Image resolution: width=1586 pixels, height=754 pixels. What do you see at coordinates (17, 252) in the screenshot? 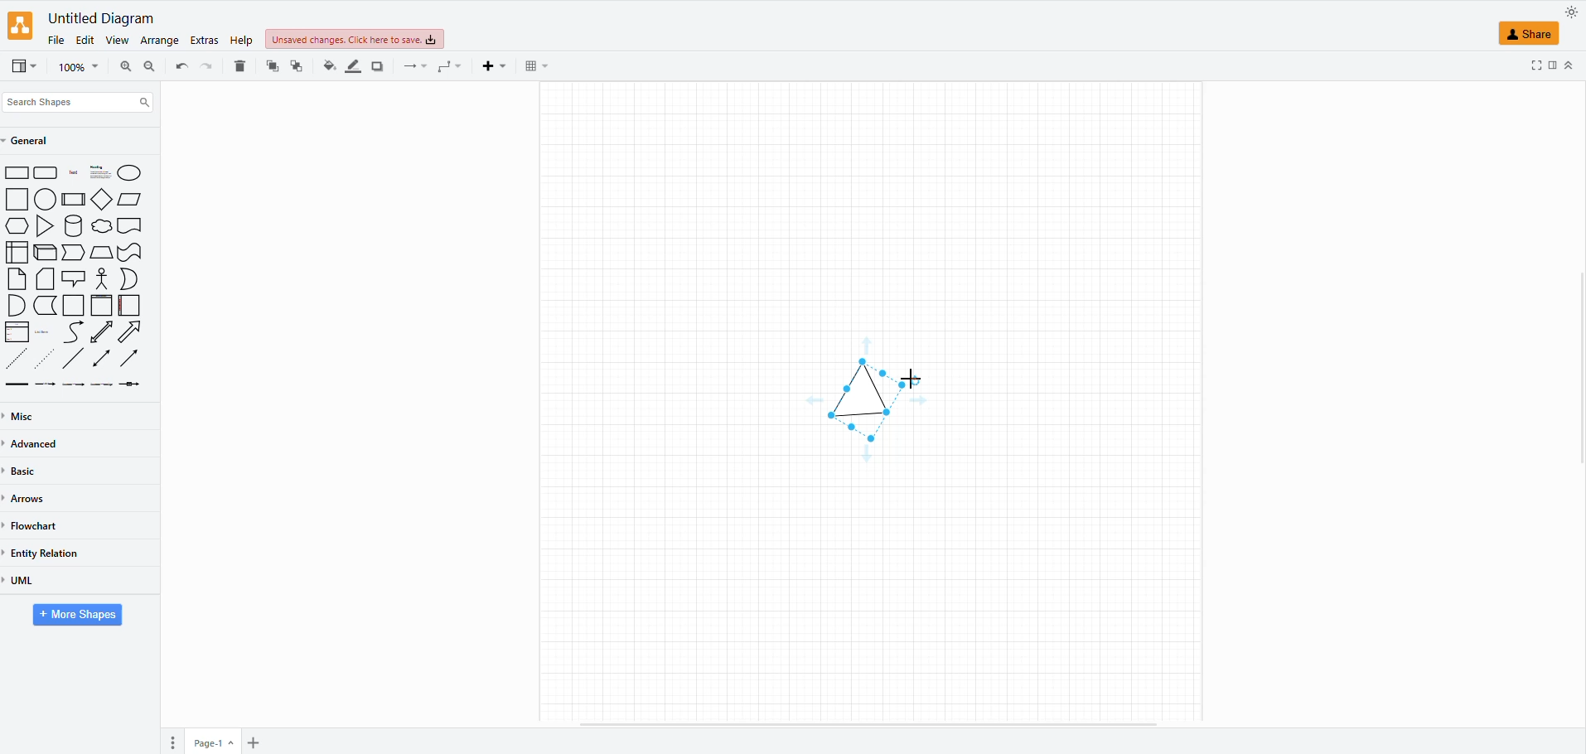
I see `Table` at bounding box center [17, 252].